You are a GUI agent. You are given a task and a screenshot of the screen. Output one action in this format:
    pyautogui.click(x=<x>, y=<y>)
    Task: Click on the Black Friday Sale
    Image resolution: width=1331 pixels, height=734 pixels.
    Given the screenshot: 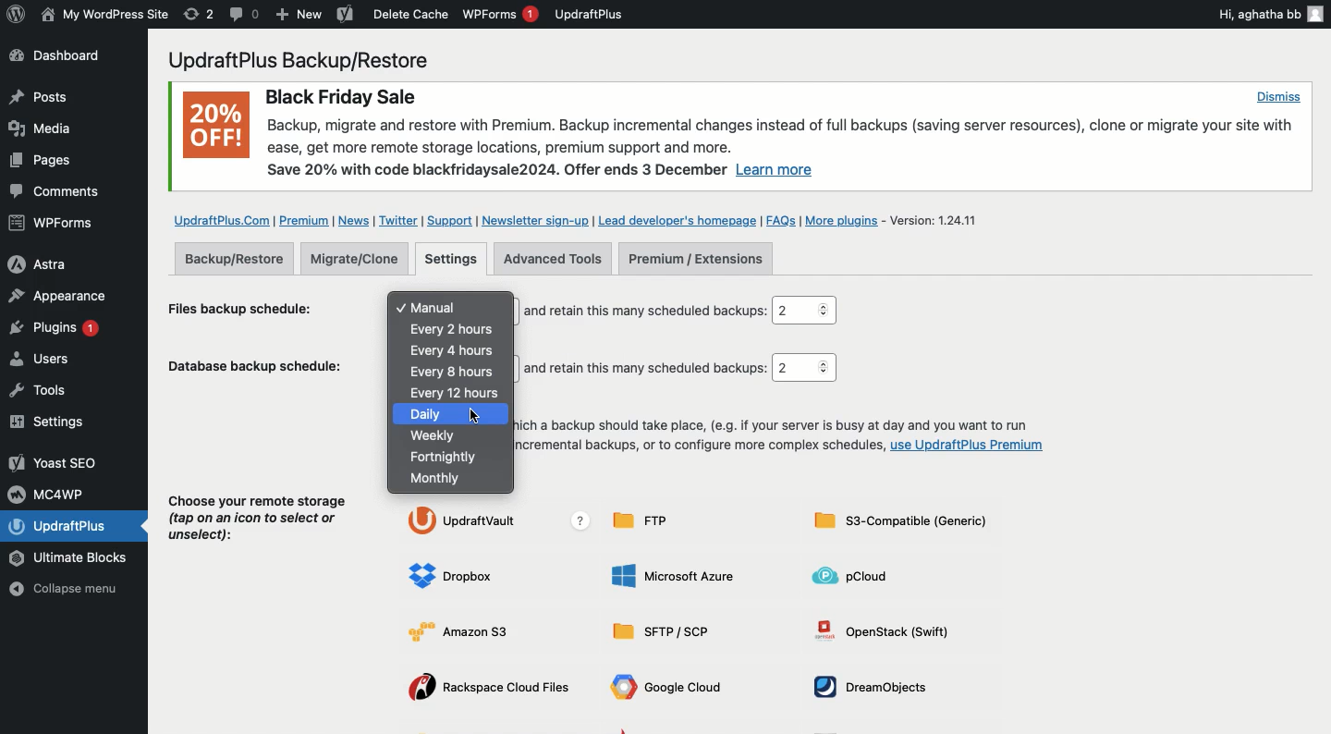 What is the action you would take?
    pyautogui.click(x=339, y=94)
    